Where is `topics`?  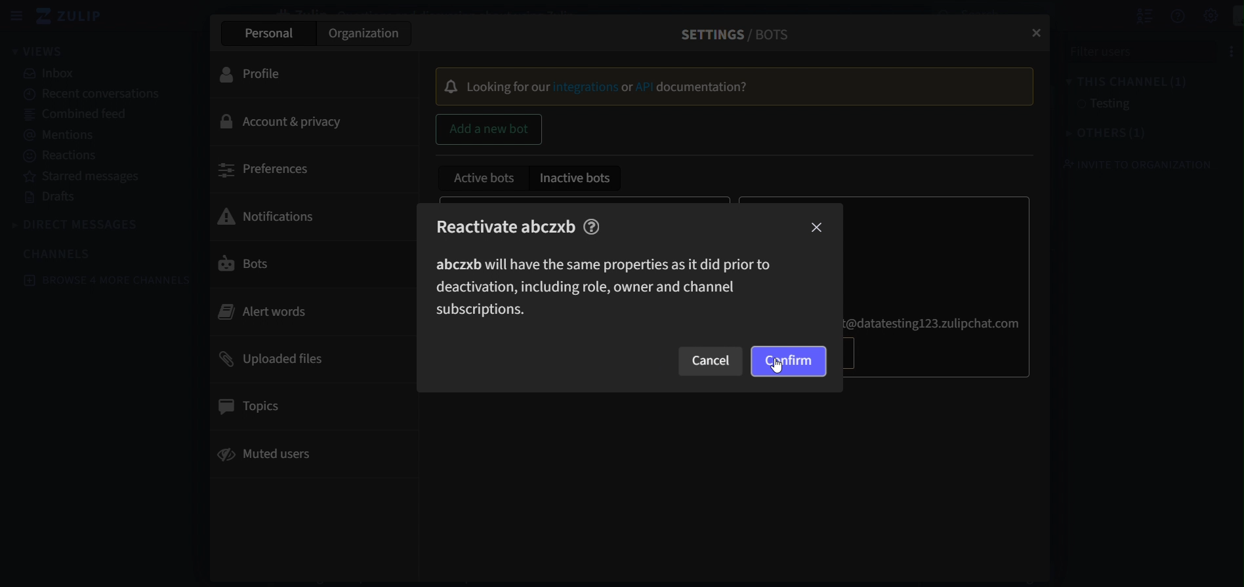 topics is located at coordinates (256, 407).